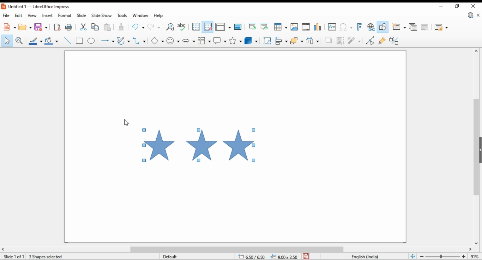 Image resolution: width=482 pixels, height=260 pixels. I want to click on stars and banners, so click(235, 41).